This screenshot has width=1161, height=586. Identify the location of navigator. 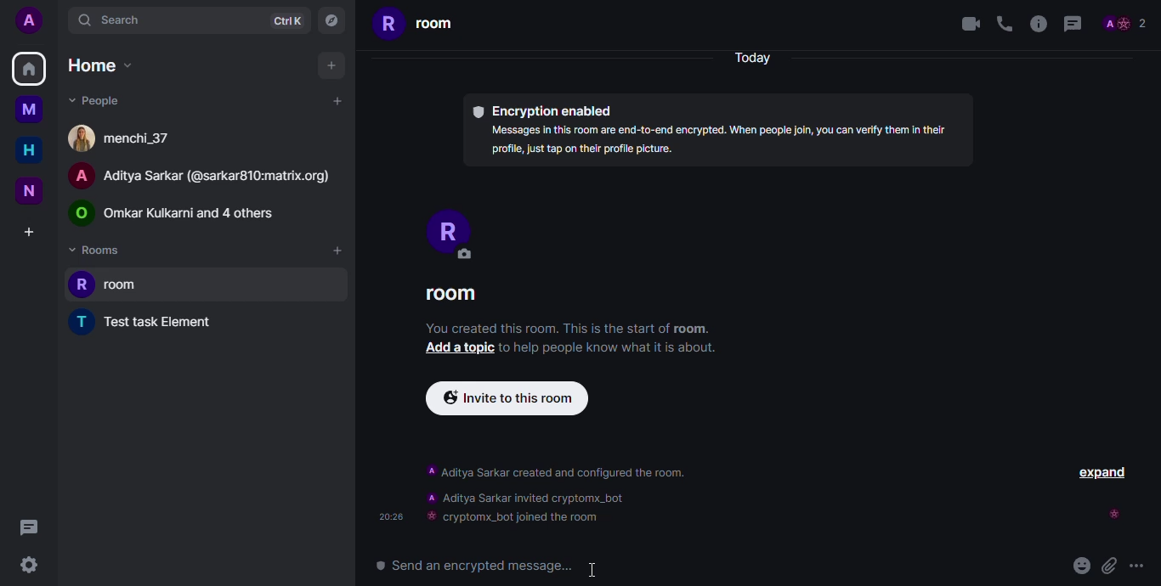
(331, 20).